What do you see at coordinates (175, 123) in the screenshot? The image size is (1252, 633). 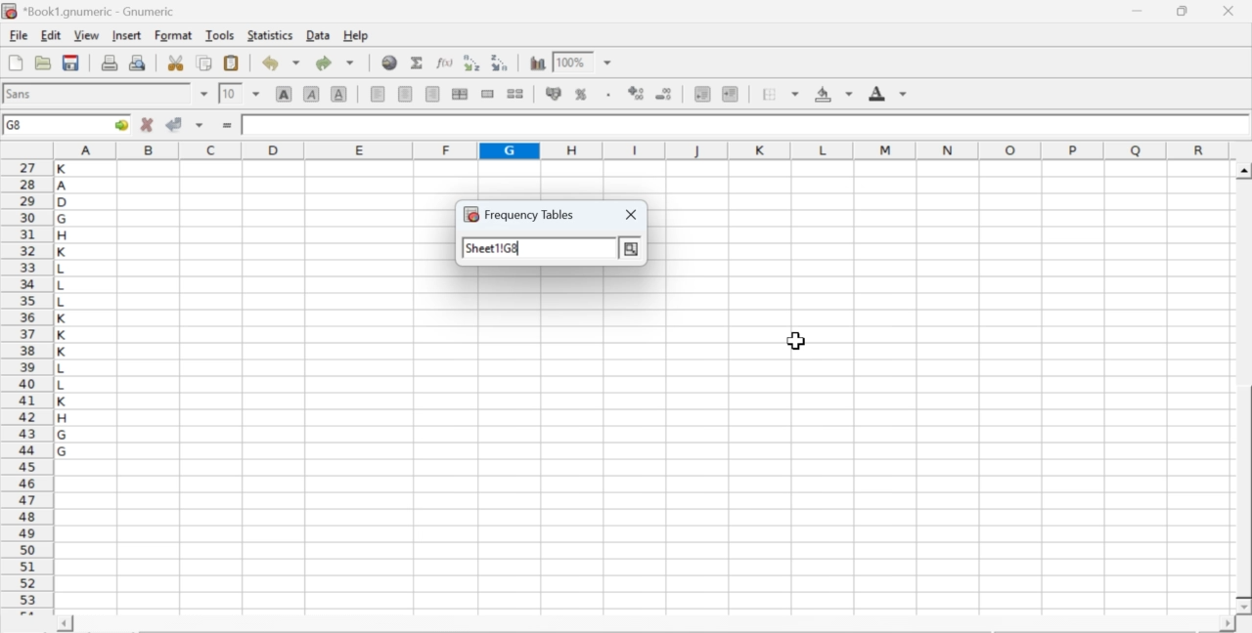 I see `accept changes` at bounding box center [175, 123].